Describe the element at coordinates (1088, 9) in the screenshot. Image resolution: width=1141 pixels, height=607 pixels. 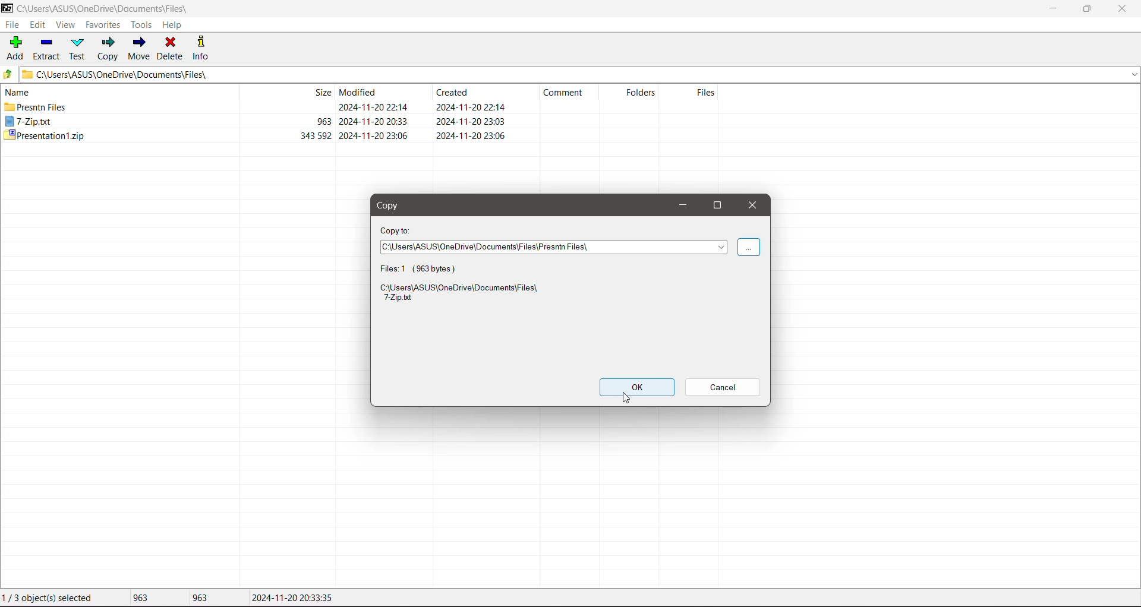
I see `Restore Down` at that location.